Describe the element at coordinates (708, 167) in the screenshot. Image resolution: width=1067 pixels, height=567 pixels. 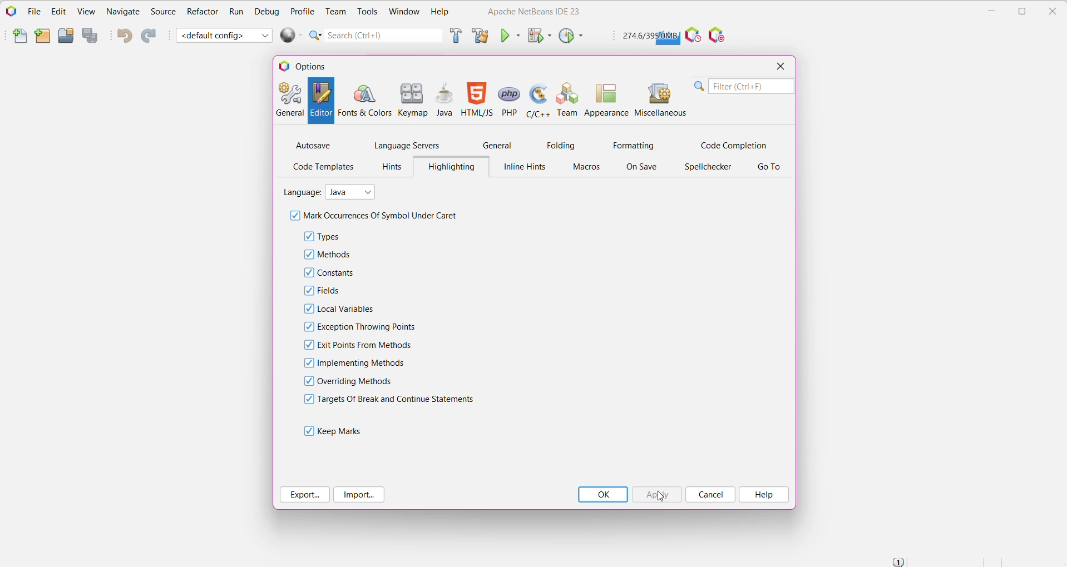
I see `Spellchecker` at that location.